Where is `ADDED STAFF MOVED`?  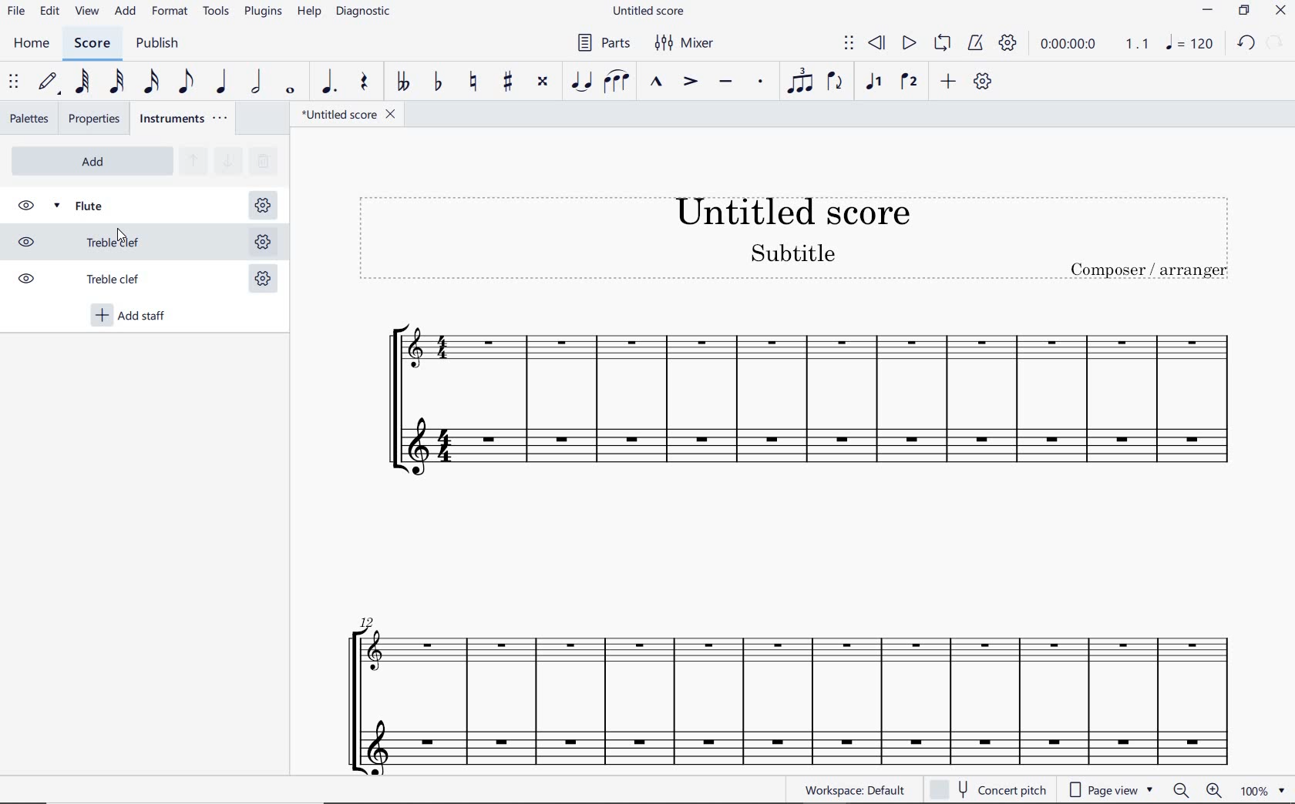 ADDED STAFF MOVED is located at coordinates (123, 241).